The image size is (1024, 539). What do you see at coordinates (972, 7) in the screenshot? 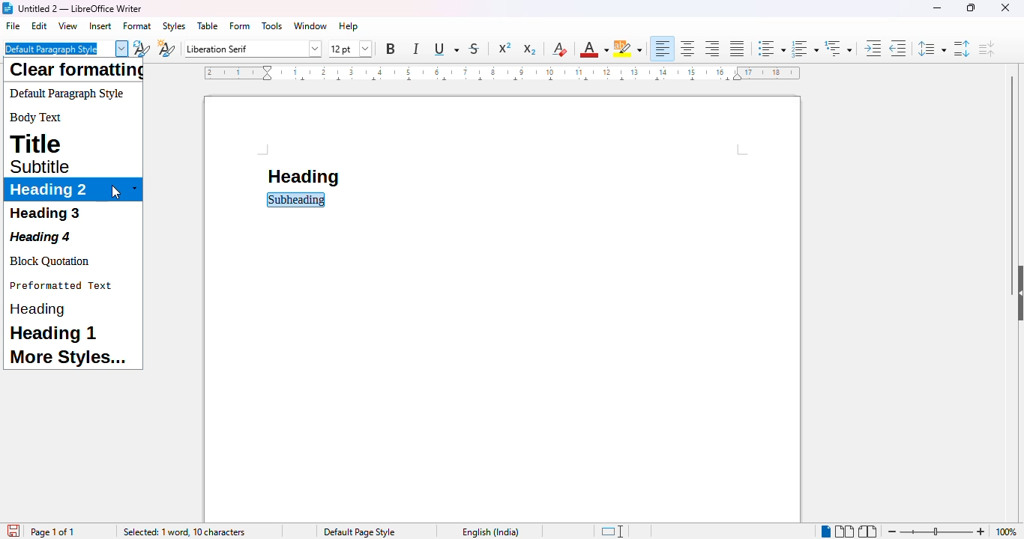
I see `maximize` at bounding box center [972, 7].